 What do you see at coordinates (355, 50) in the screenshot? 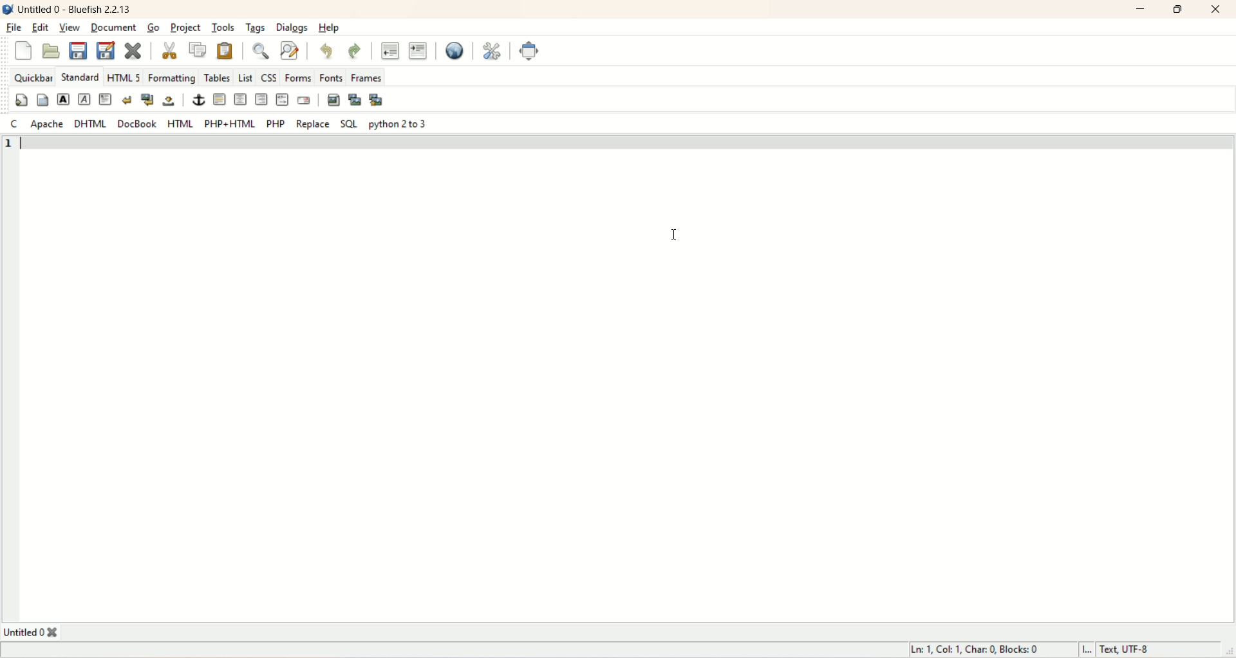
I see `redo` at bounding box center [355, 50].